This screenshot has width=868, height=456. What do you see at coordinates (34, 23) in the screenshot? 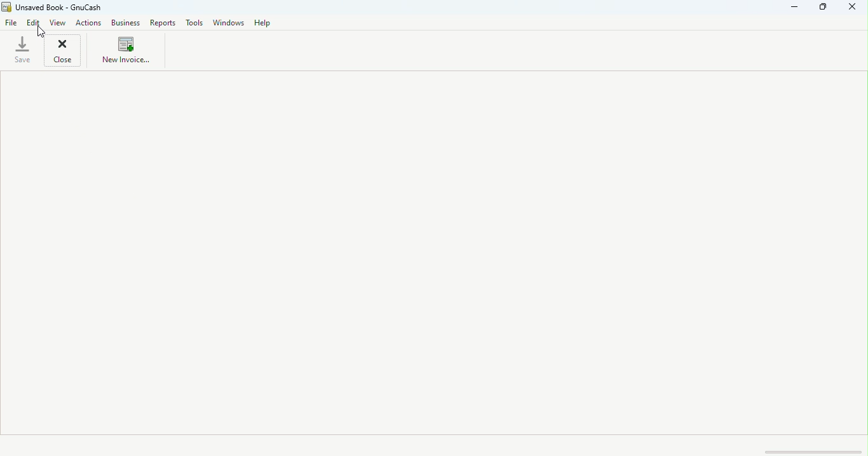
I see `Edit` at bounding box center [34, 23].